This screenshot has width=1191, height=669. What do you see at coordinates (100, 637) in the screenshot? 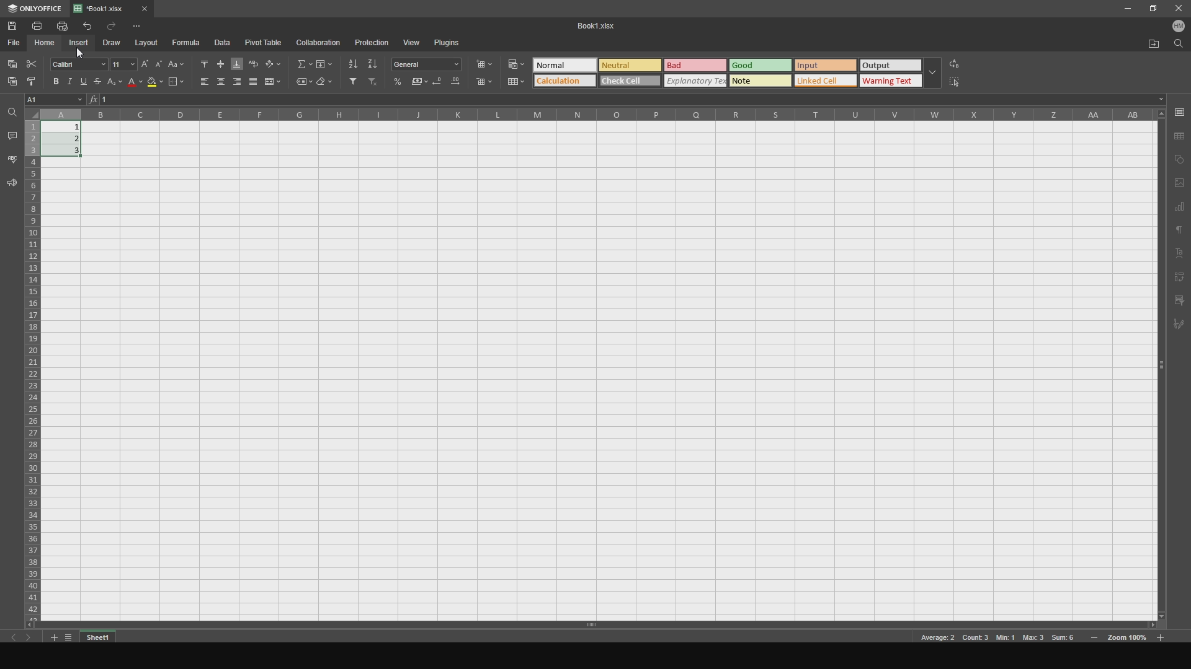
I see `sheet` at bounding box center [100, 637].